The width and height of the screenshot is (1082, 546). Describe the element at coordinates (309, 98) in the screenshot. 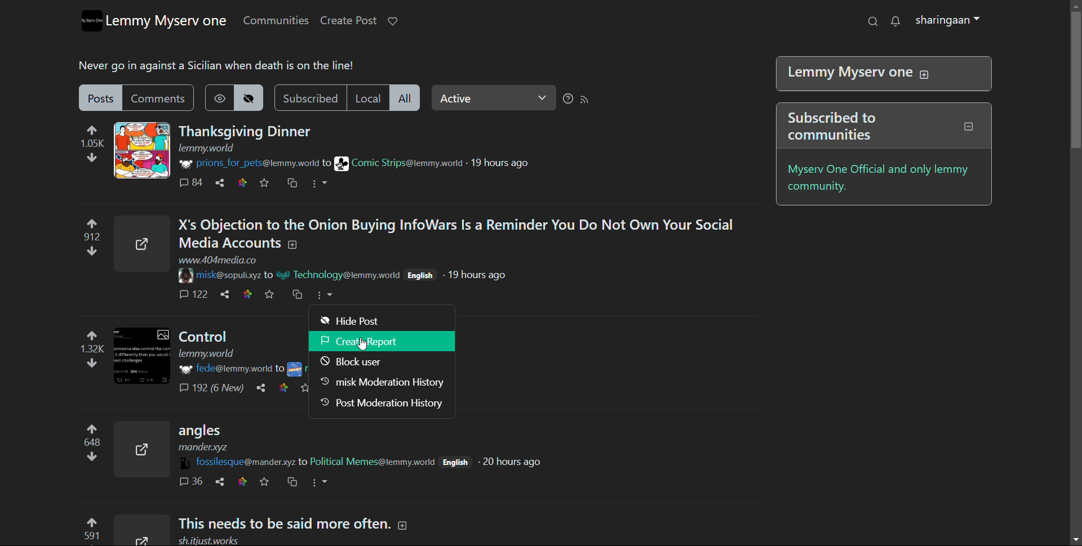

I see `subscribed` at that location.